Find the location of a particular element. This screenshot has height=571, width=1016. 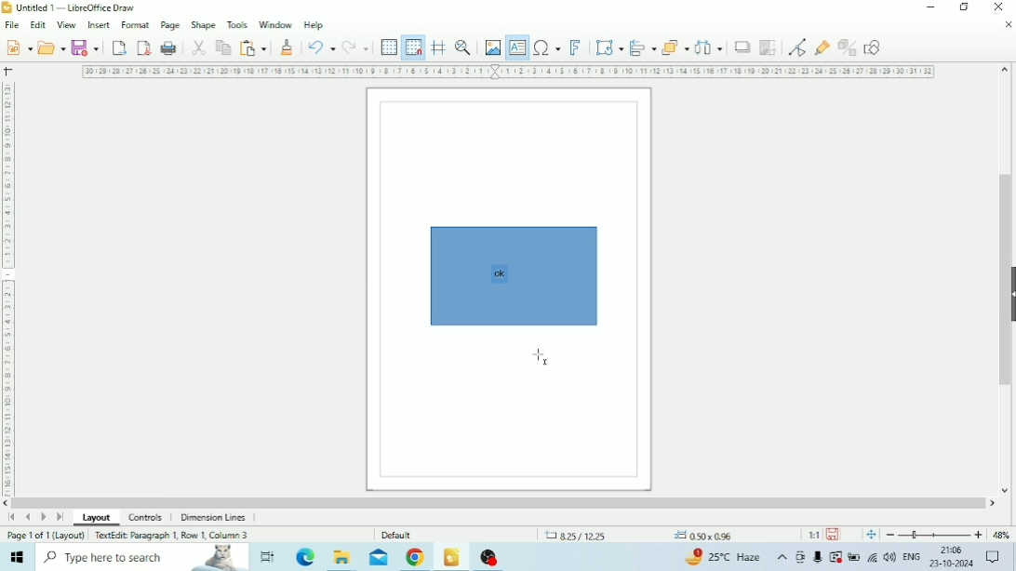

Time is located at coordinates (951, 550).